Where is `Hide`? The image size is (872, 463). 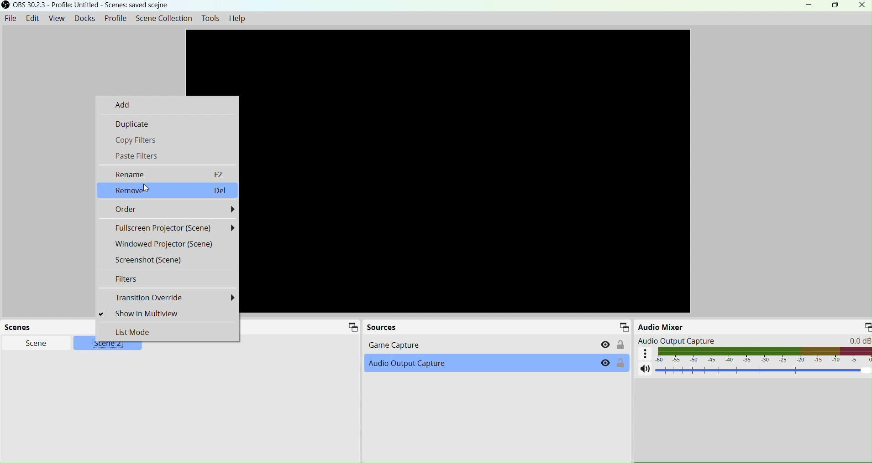
Hide is located at coordinates (605, 363).